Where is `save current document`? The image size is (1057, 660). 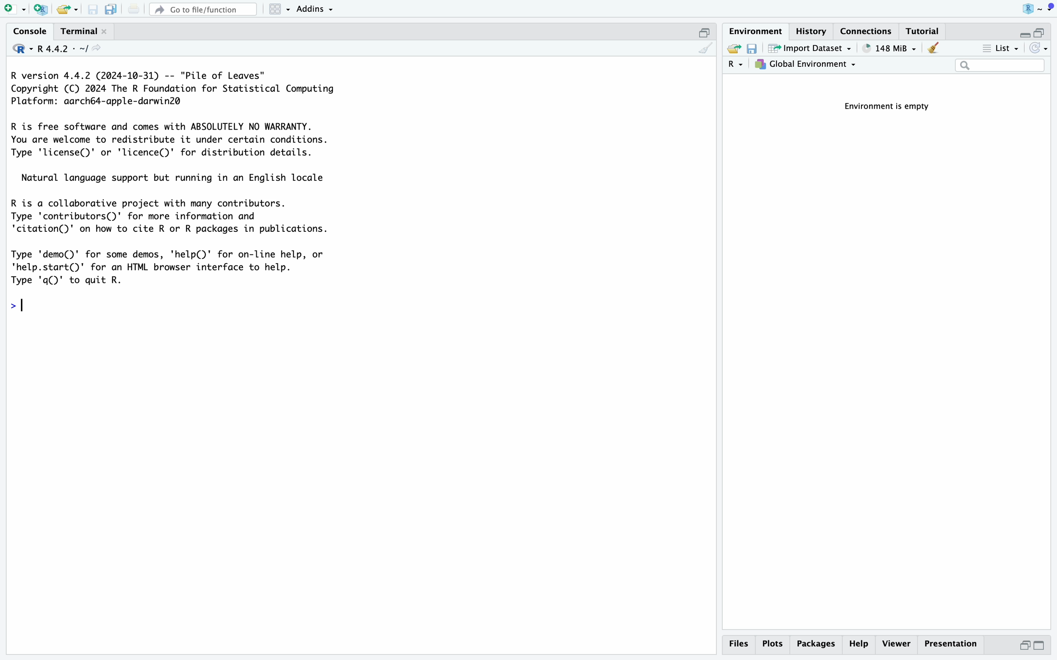 save current document is located at coordinates (93, 9).